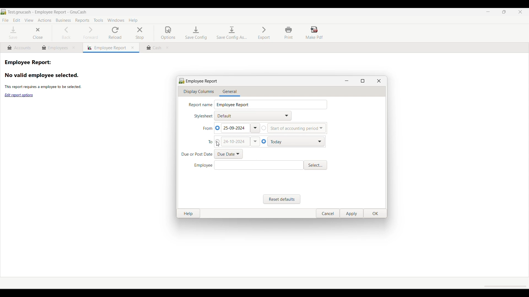  Describe the element at coordinates (218, 144) in the screenshot. I see `Cursor clicking on manually setting end date` at that location.